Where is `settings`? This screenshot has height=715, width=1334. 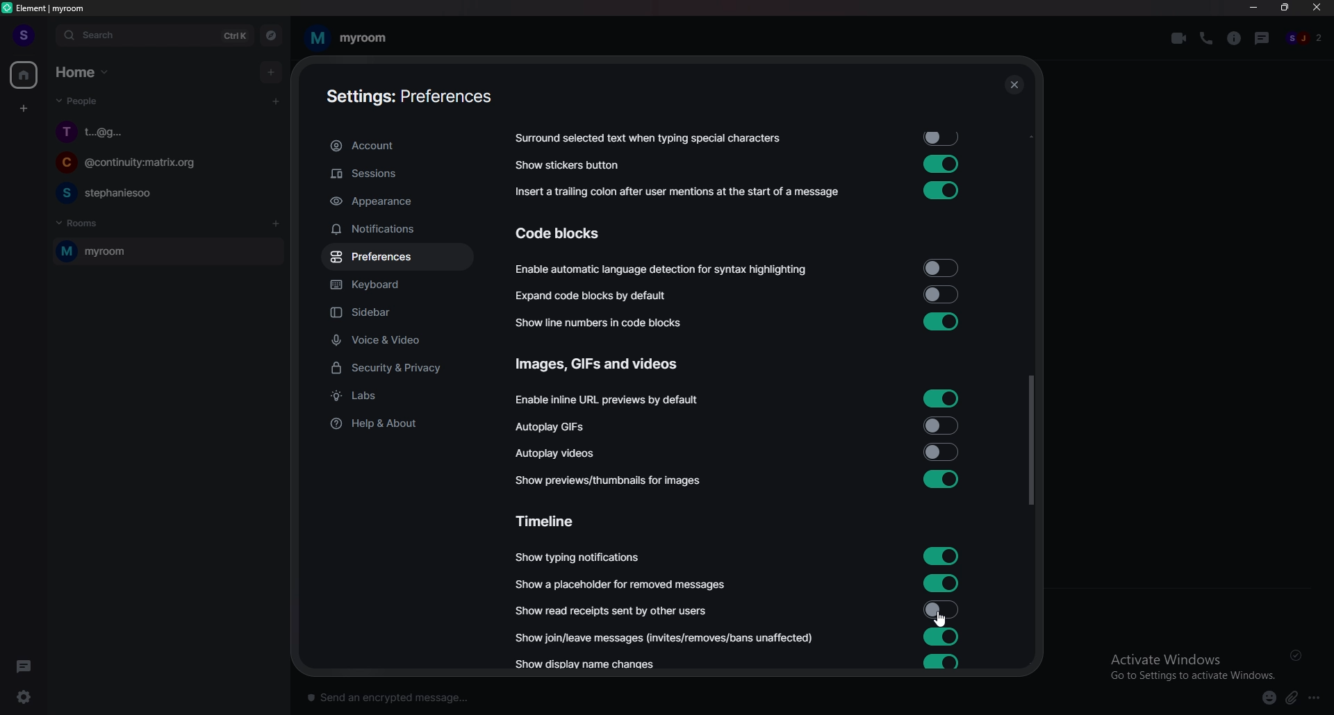 settings is located at coordinates (32, 697).